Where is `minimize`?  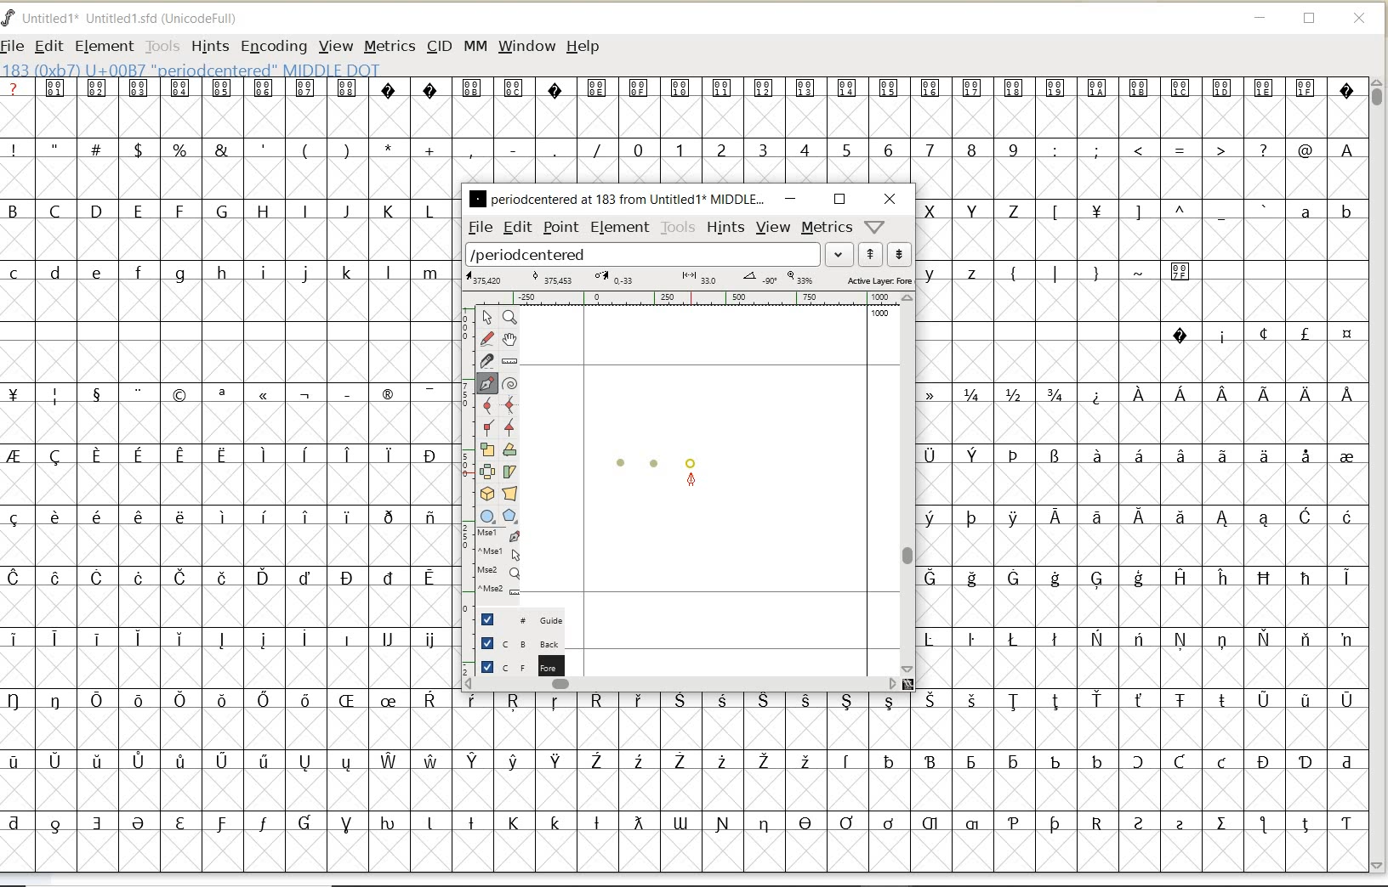 minimize is located at coordinates (790, 199).